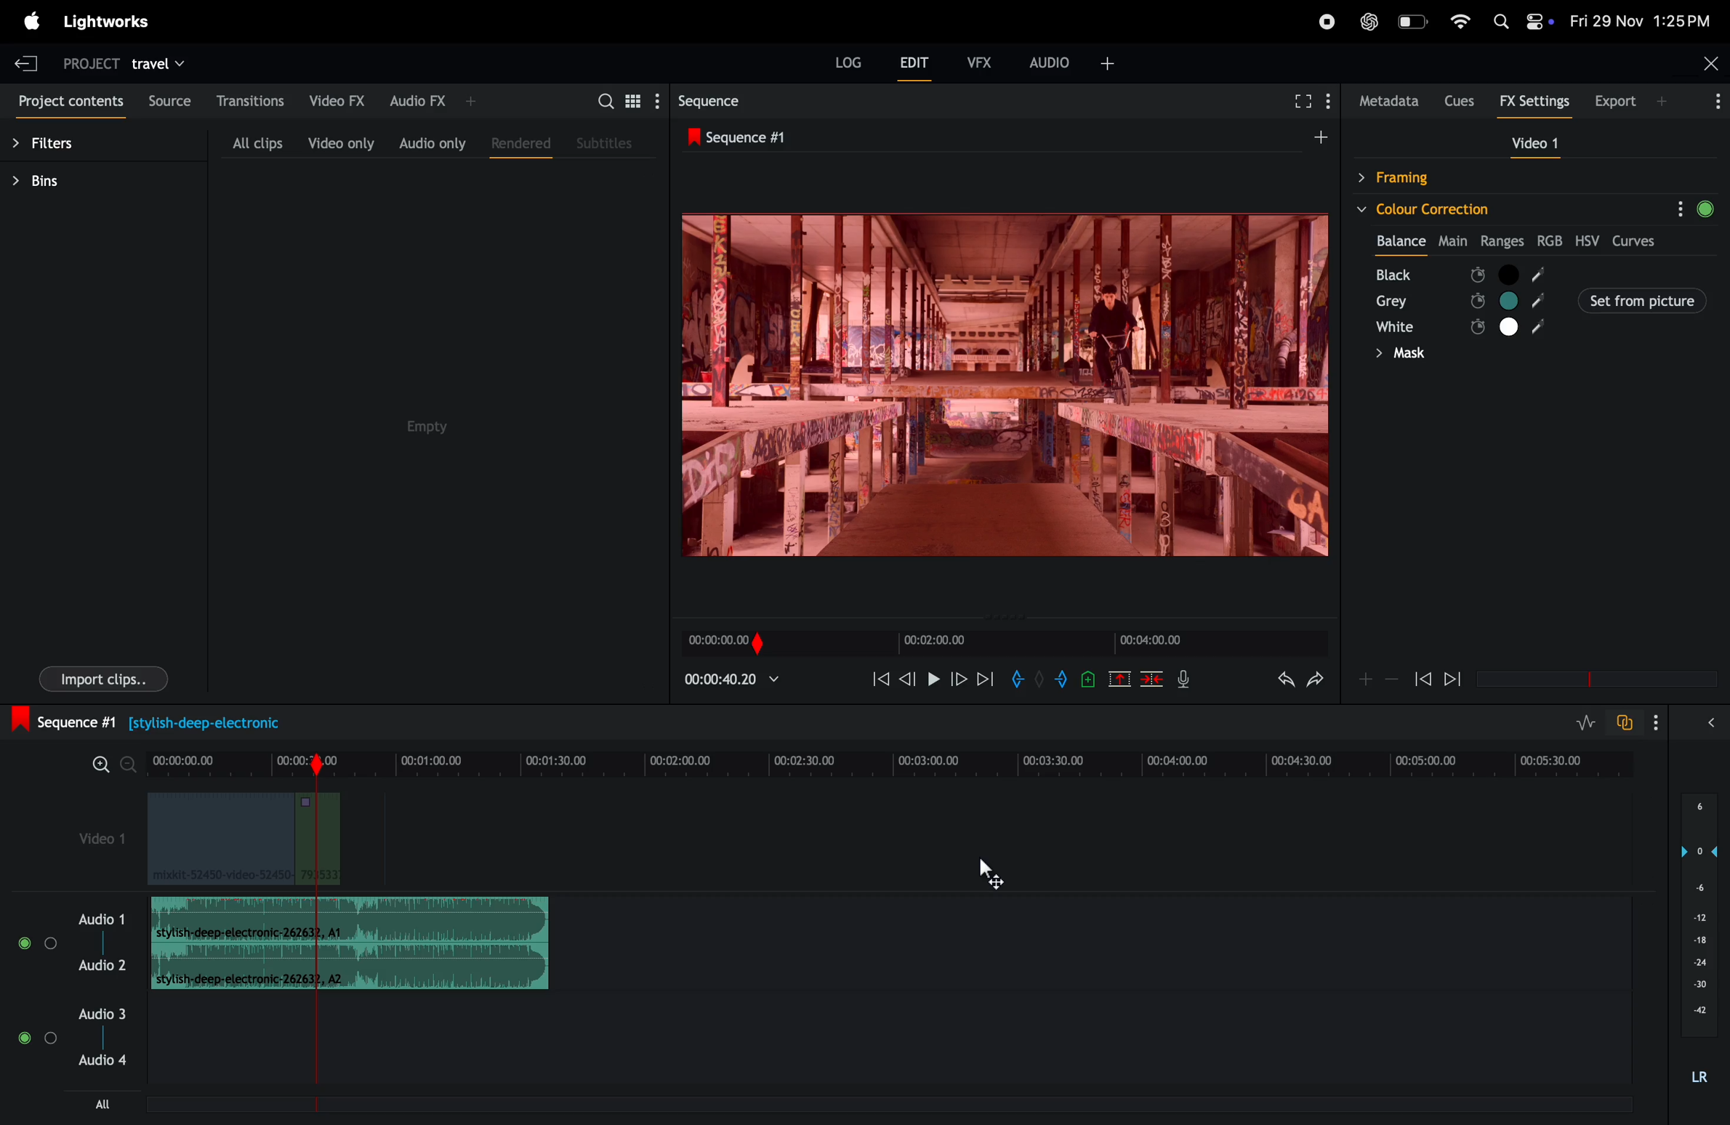 This screenshot has height=1125, width=1730. Describe the element at coordinates (1572, 332) in the screenshot. I see `rgb colours` at that location.